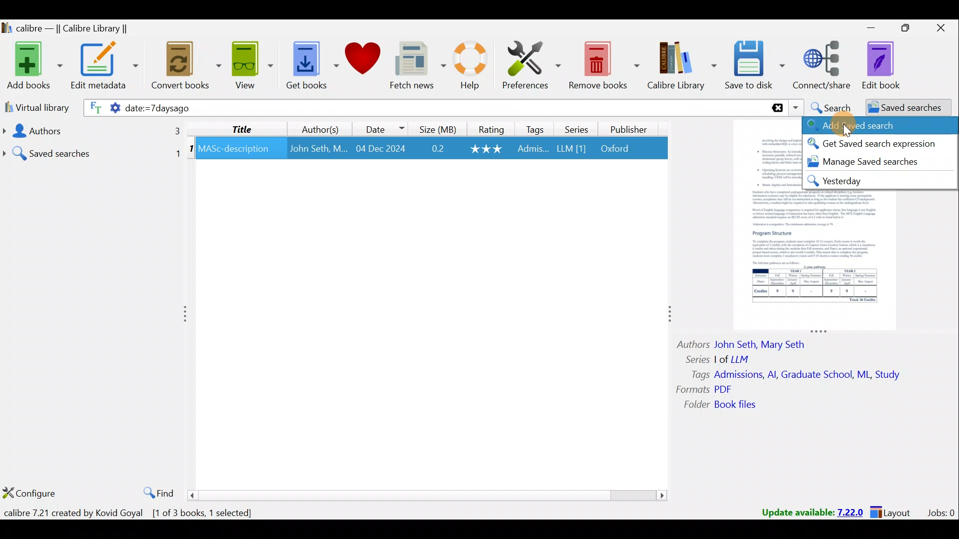 The image size is (959, 539). I want to click on calibre — || Calibre Library ||, so click(78, 28).